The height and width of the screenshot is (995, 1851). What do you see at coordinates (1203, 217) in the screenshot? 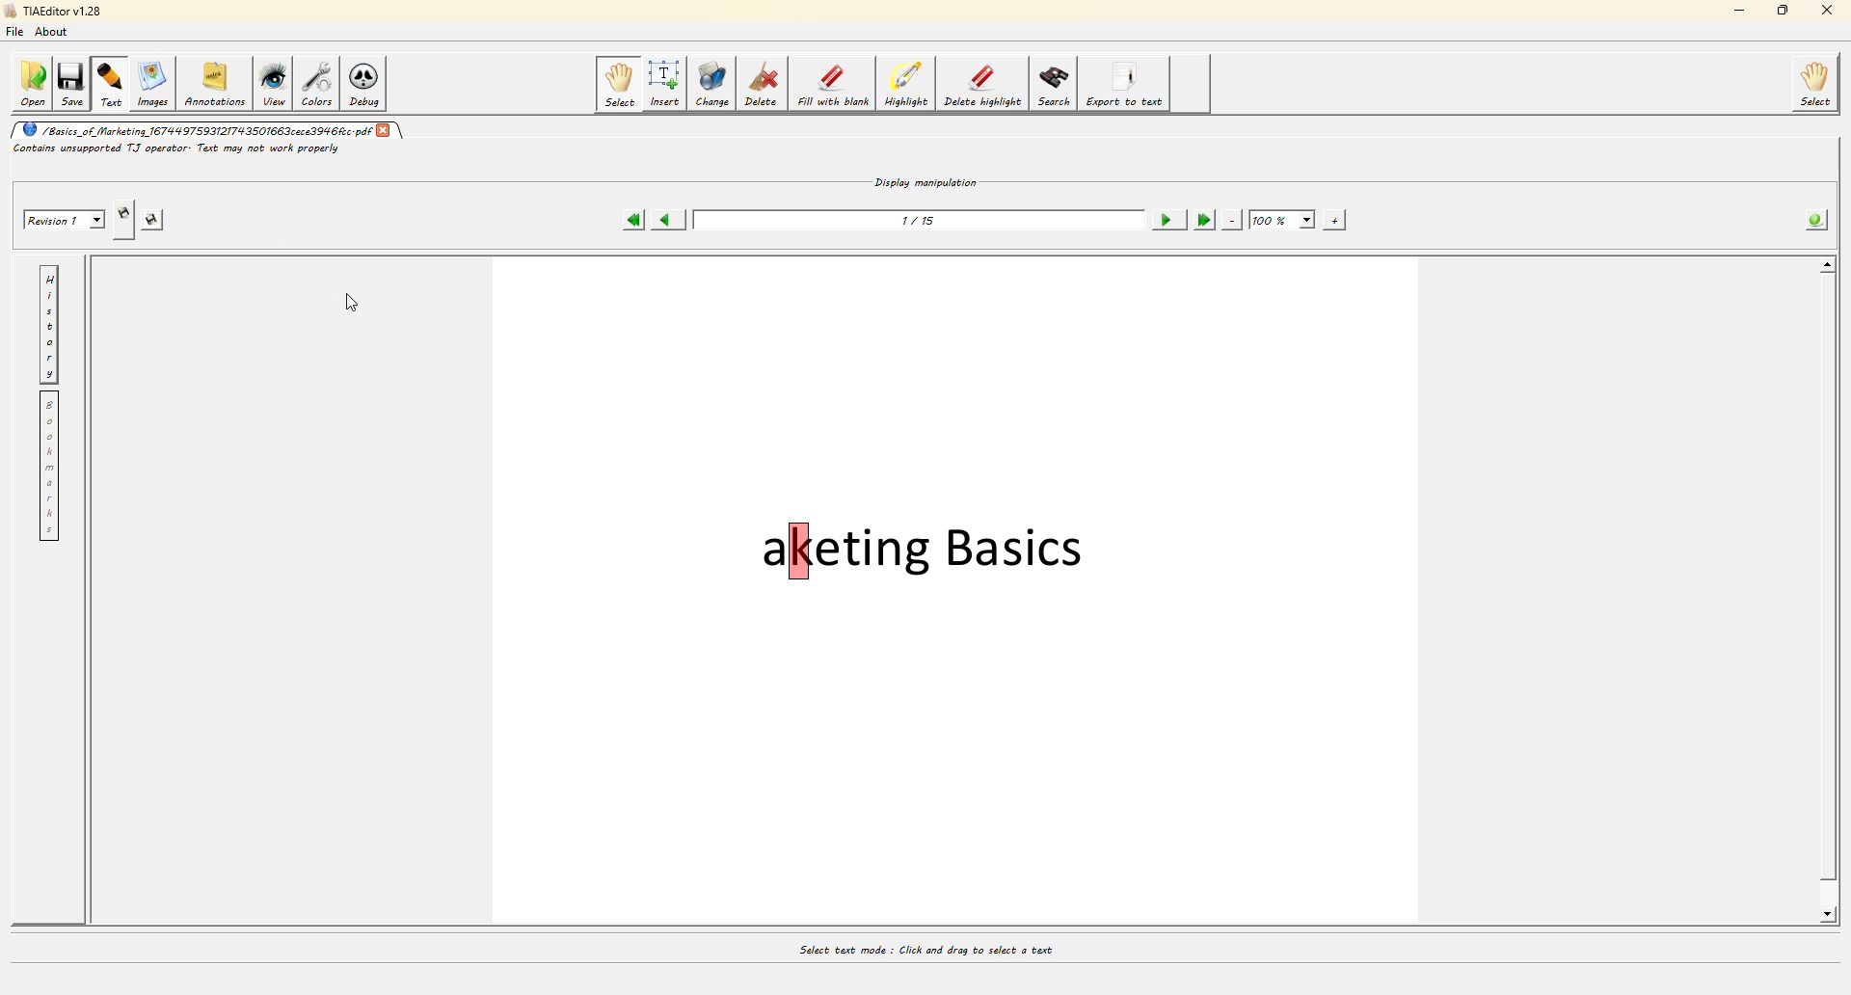
I see `last page` at bounding box center [1203, 217].